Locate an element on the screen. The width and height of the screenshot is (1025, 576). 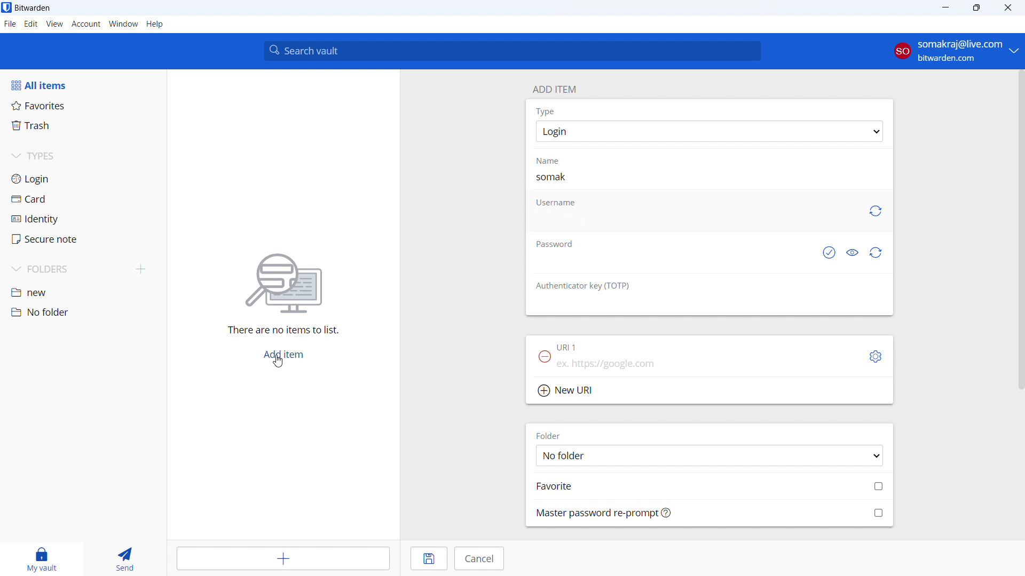
select item type is located at coordinates (709, 131).